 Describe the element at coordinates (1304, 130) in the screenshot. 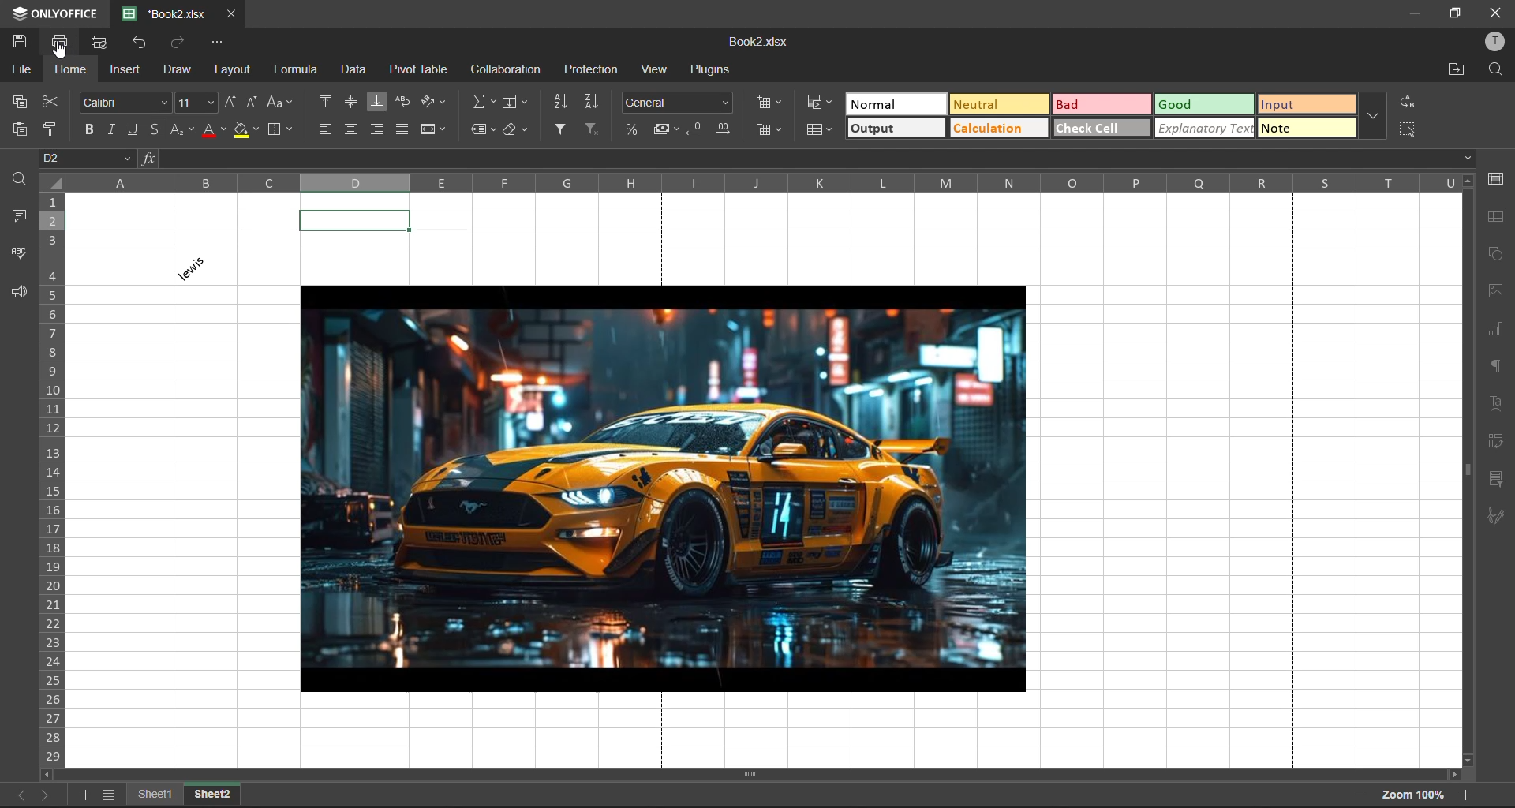

I see `note` at that location.